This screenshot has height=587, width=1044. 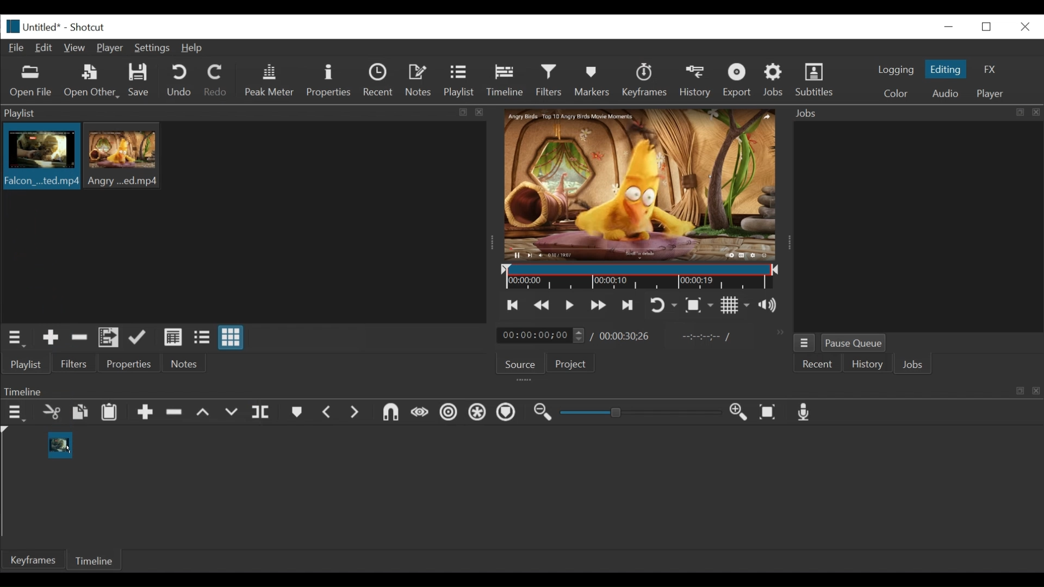 I want to click on Add the source to the playlist, so click(x=49, y=339).